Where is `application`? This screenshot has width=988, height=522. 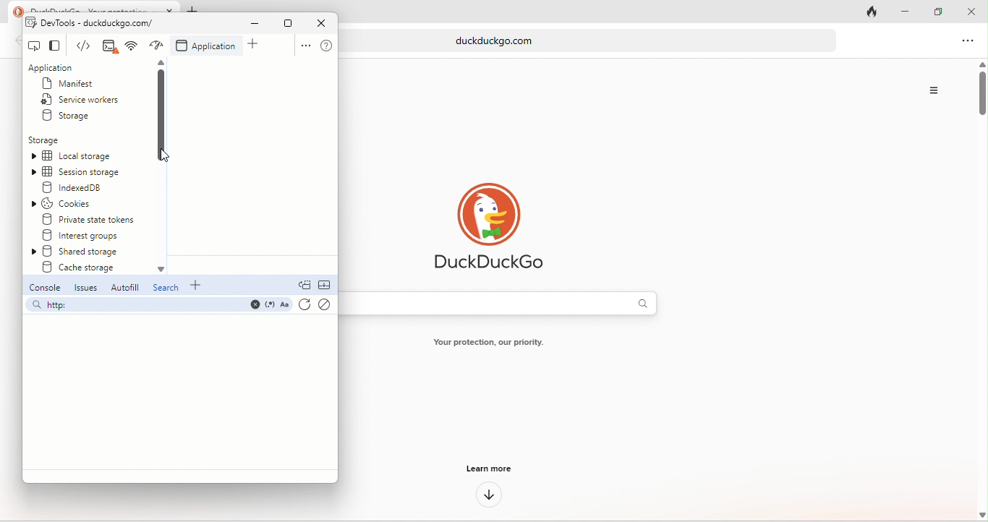
application is located at coordinates (207, 46).